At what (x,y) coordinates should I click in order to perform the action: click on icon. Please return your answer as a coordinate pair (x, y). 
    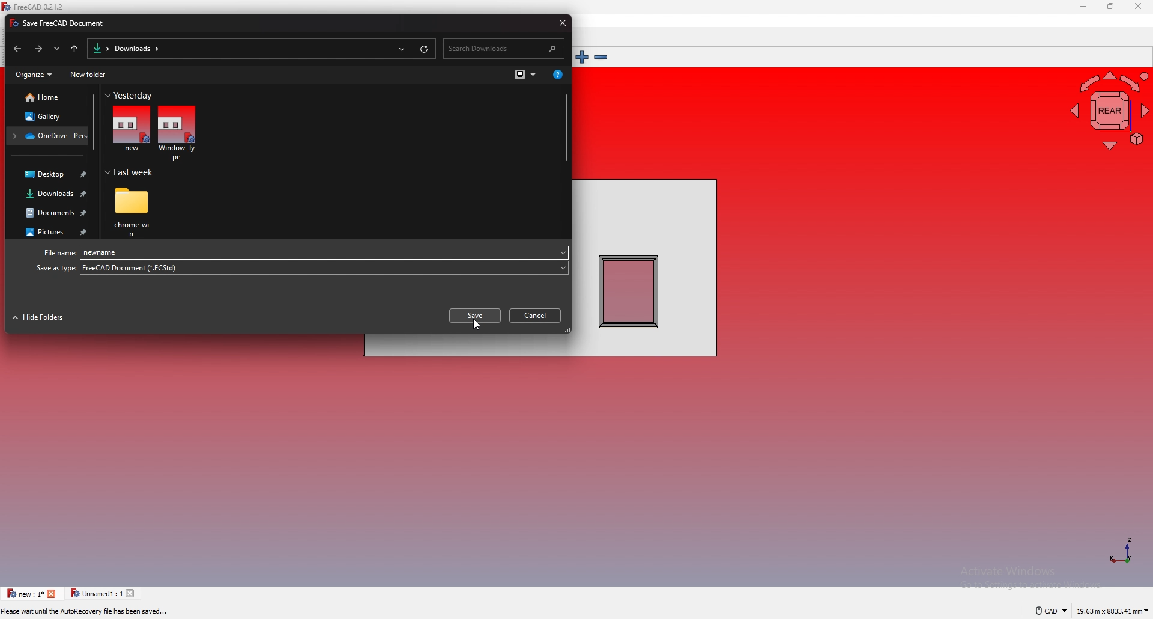
    Looking at the image, I should click on (13, 23).